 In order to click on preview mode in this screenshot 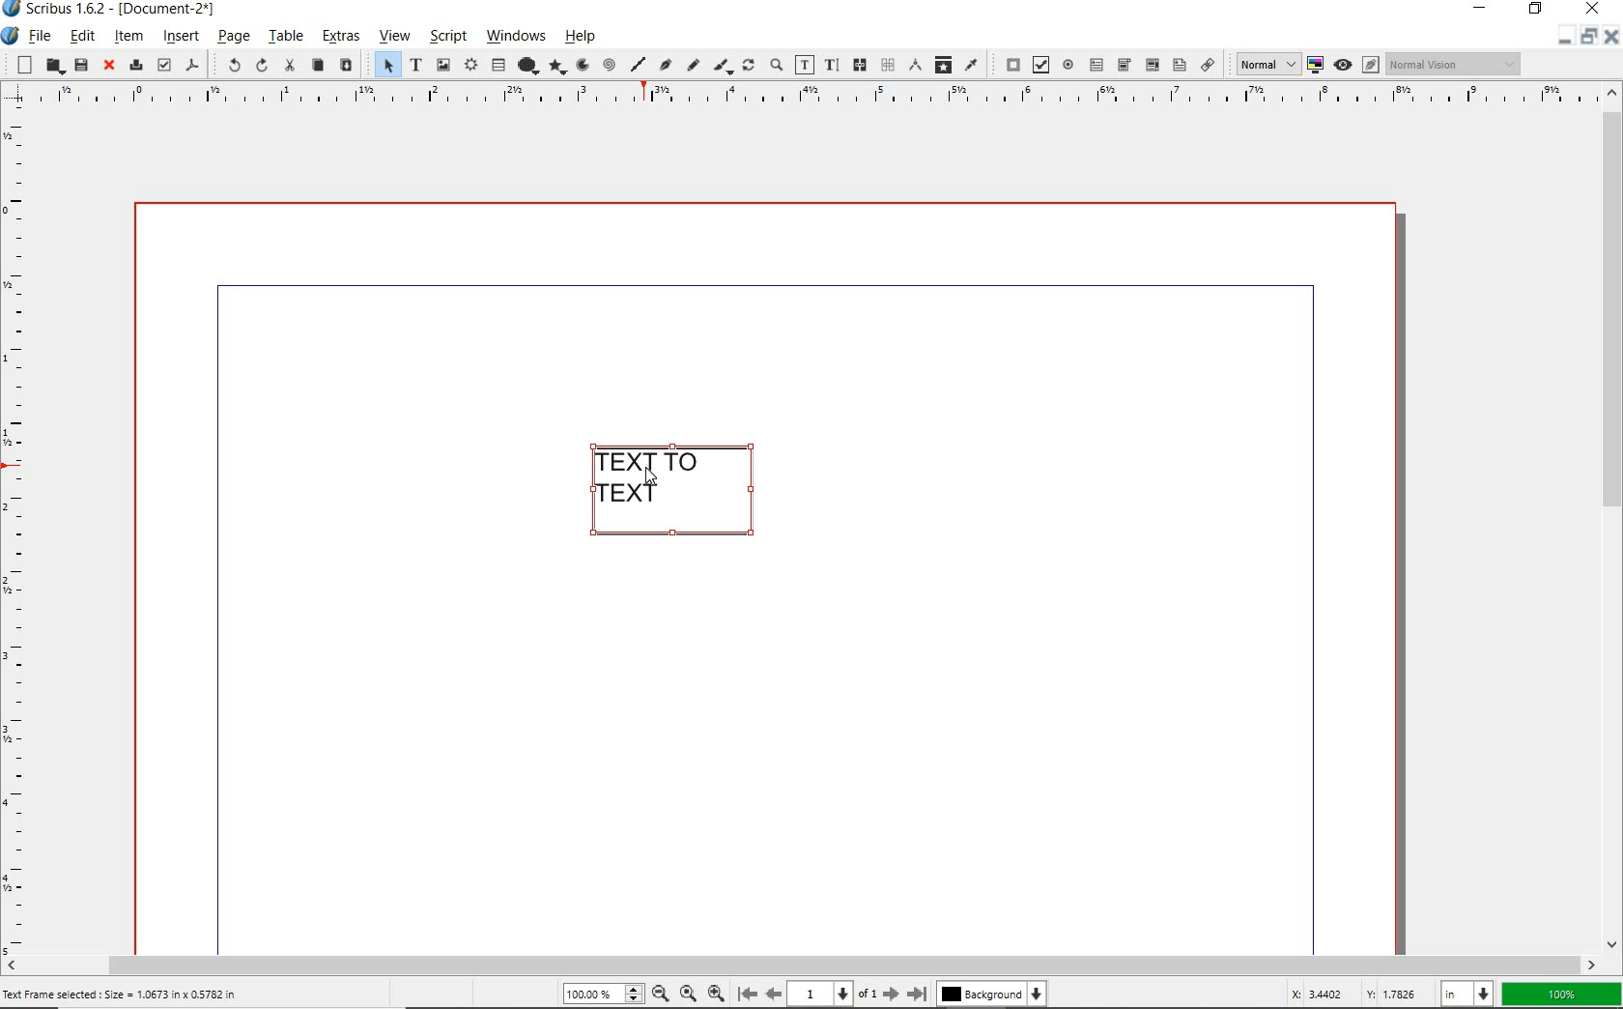, I will do `click(1357, 65)`.